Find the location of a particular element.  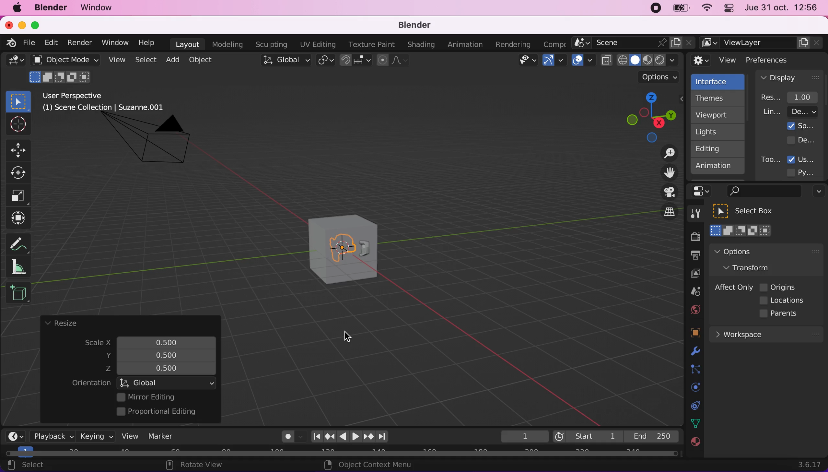

viewport shading is located at coordinates (642, 60).